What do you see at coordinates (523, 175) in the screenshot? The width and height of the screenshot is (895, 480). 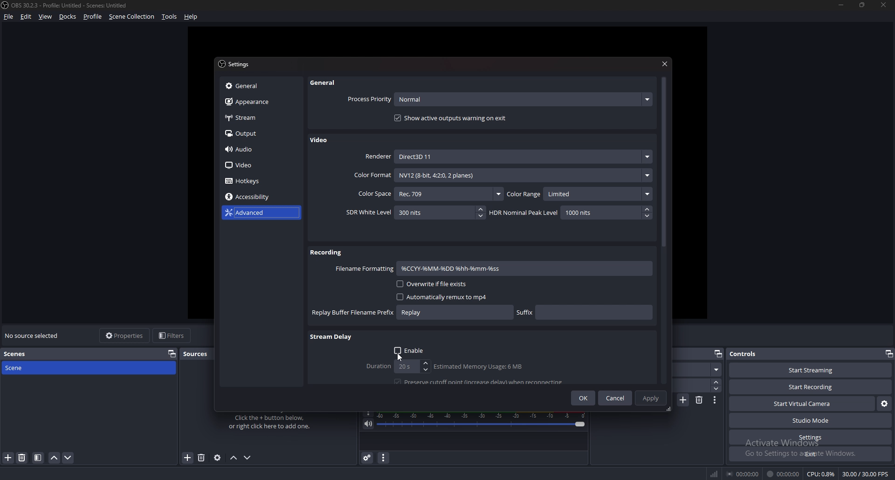 I see `NV12(B-bit 4:20. 2 planes)` at bounding box center [523, 175].